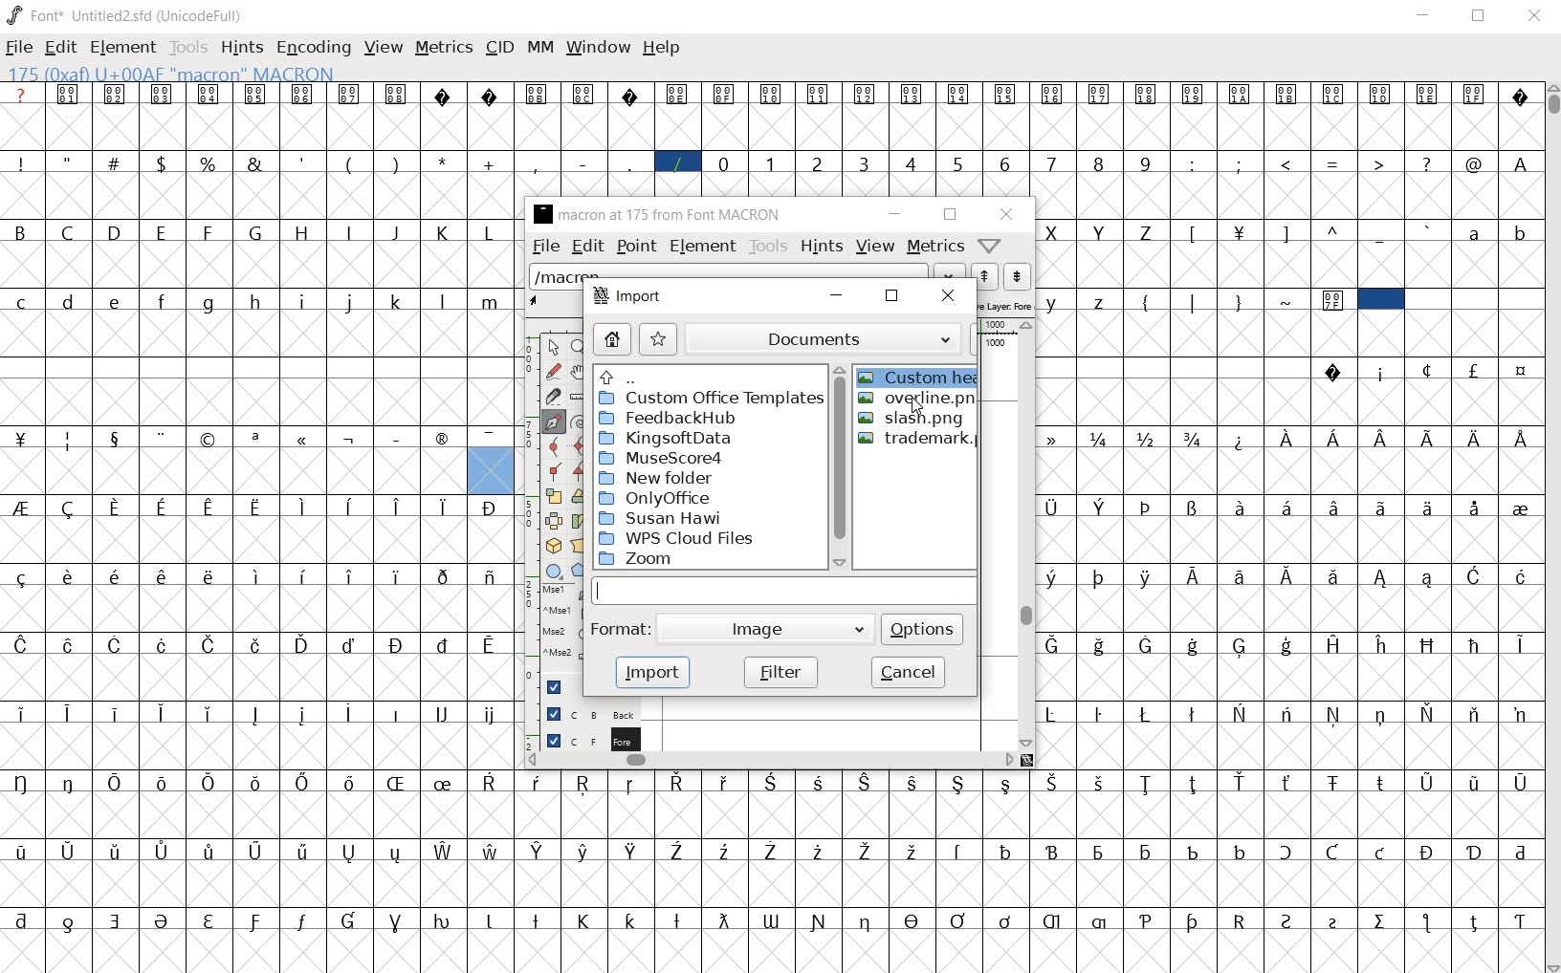 The image size is (1561, 973). I want to click on Symbol, so click(774, 782).